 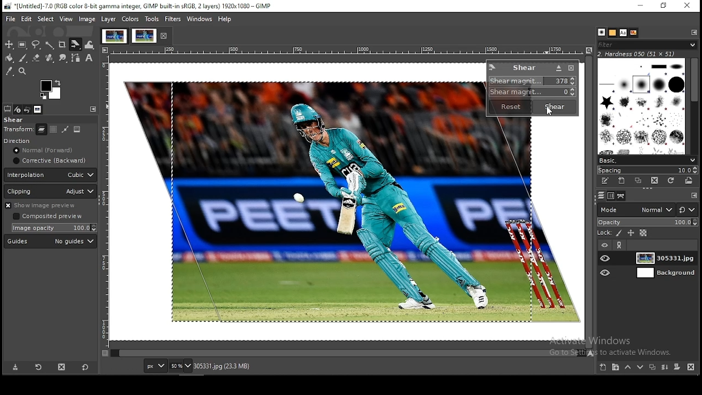 What do you see at coordinates (38, 110) in the screenshot?
I see `images` at bounding box center [38, 110].